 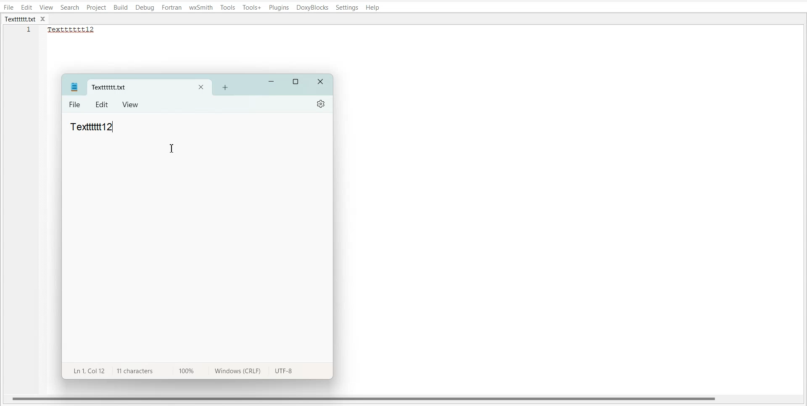 What do you see at coordinates (121, 8) in the screenshot?
I see `Build` at bounding box center [121, 8].